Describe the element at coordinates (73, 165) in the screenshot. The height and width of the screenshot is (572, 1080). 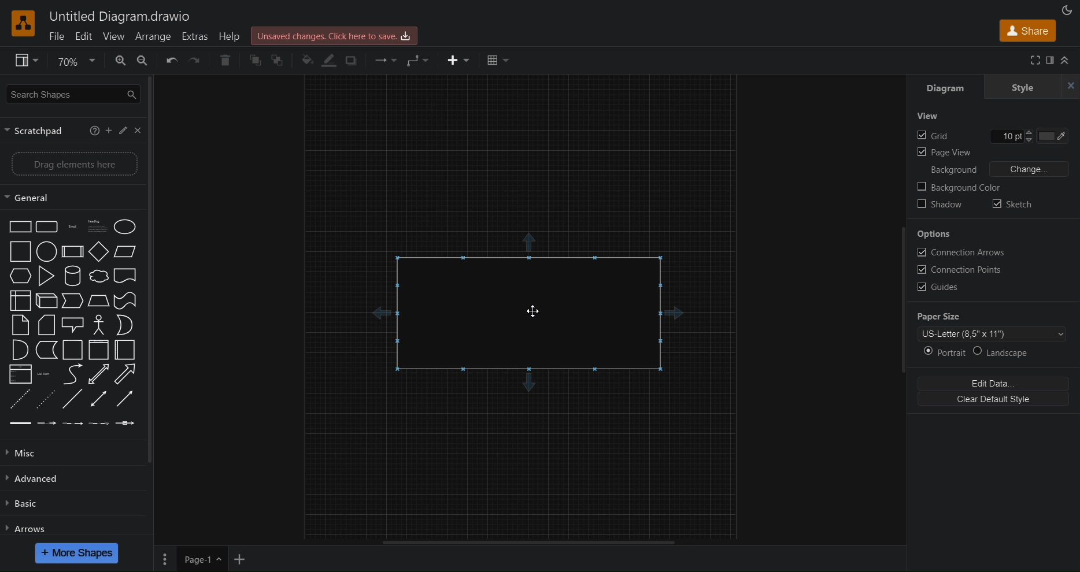
I see `Drag elements here` at that location.